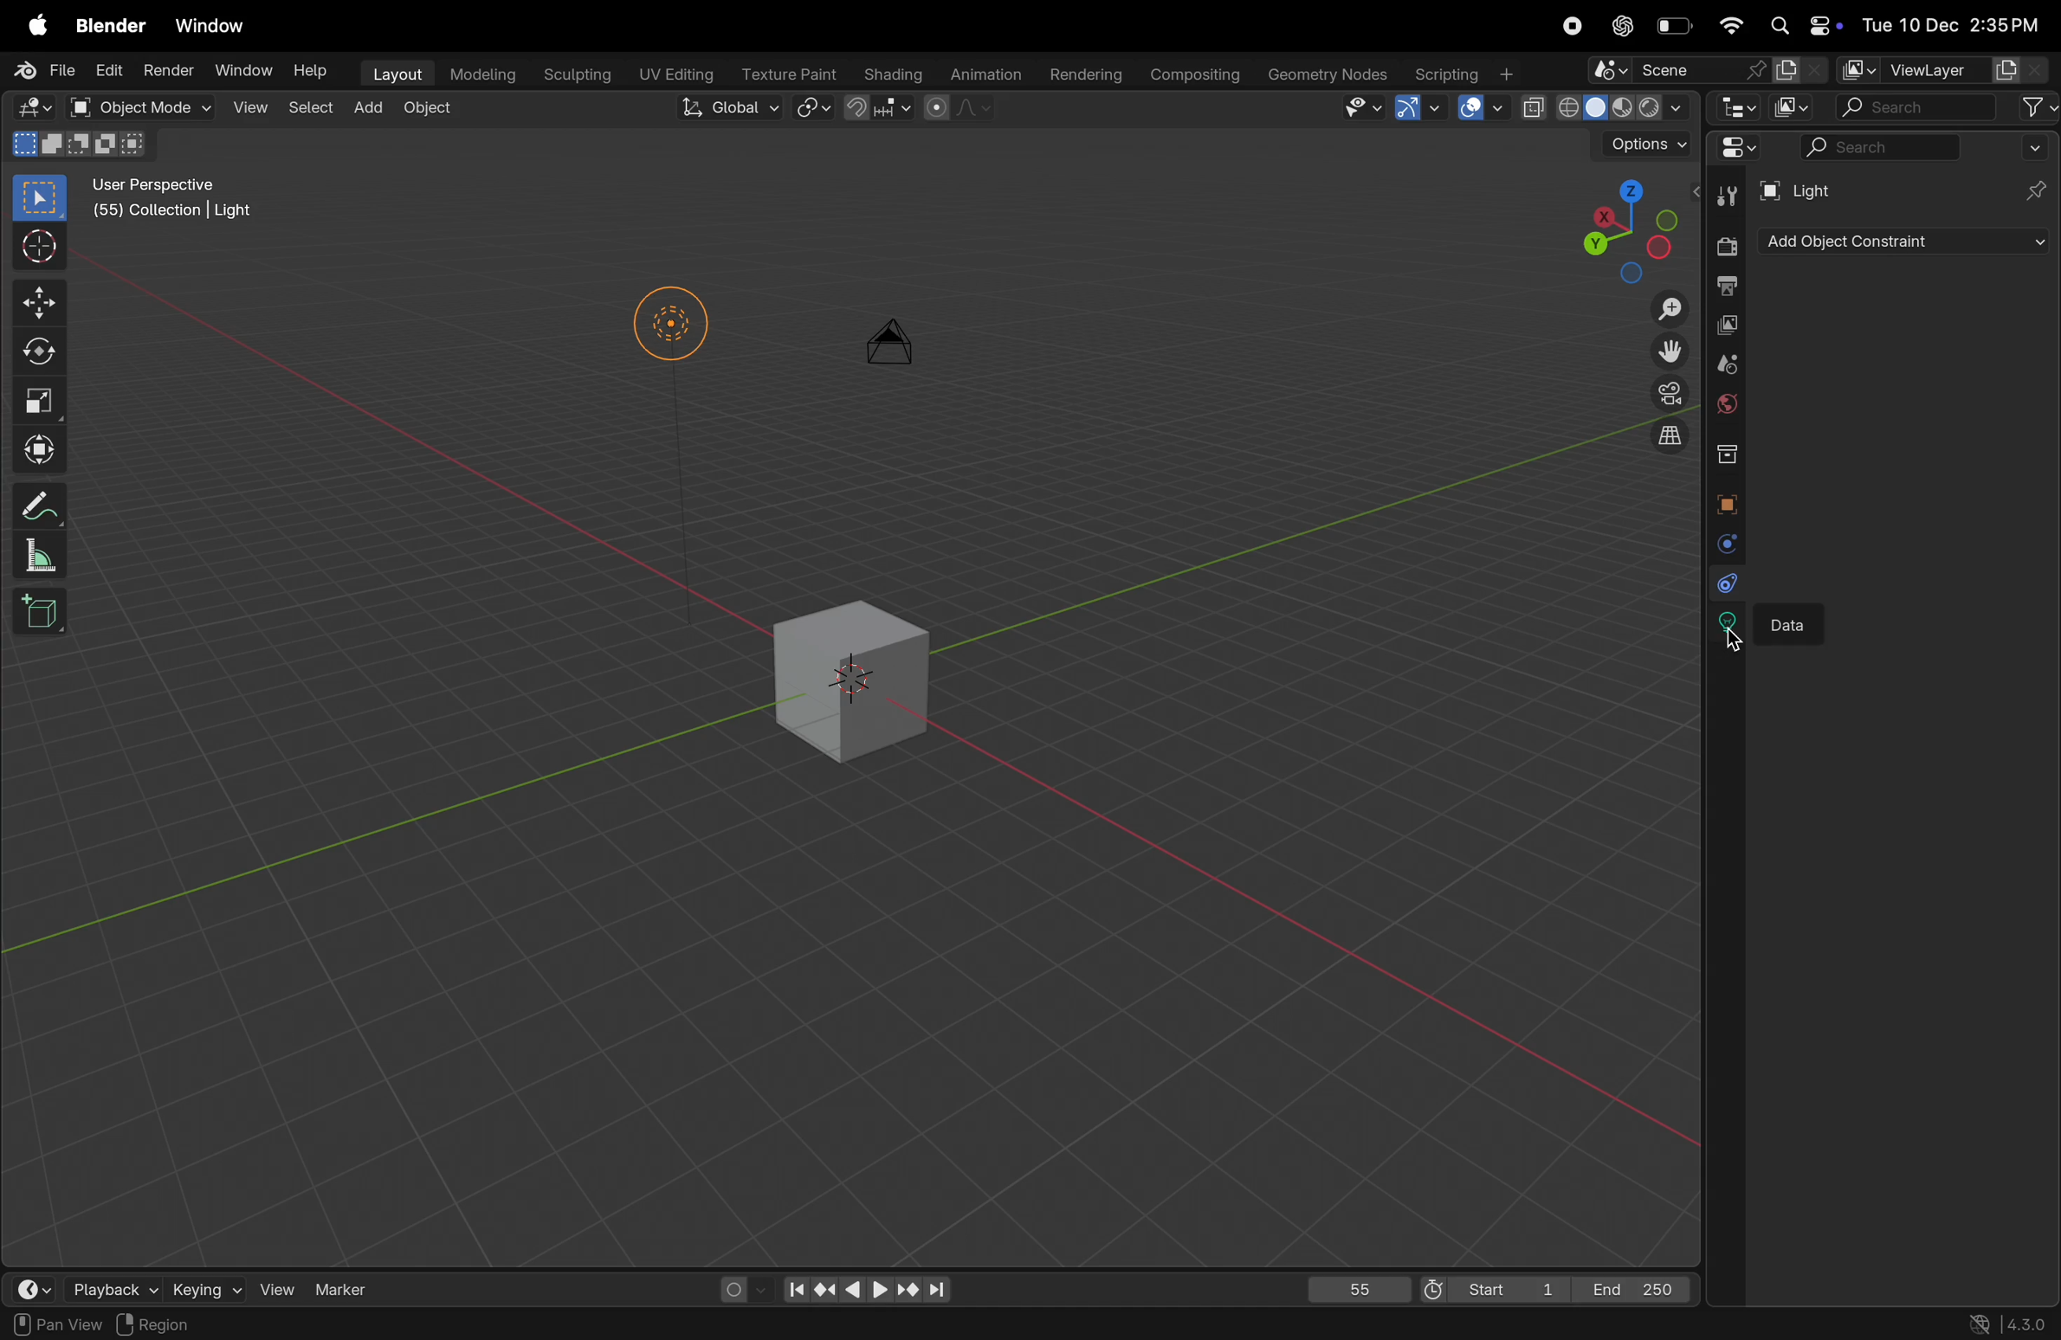  I want to click on blender, so click(111, 23).